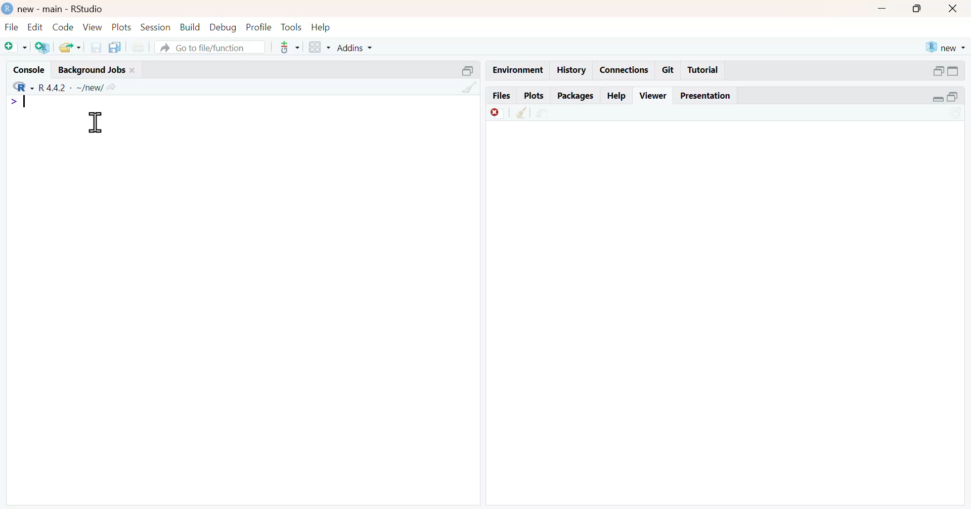  I want to click on help, so click(323, 26).